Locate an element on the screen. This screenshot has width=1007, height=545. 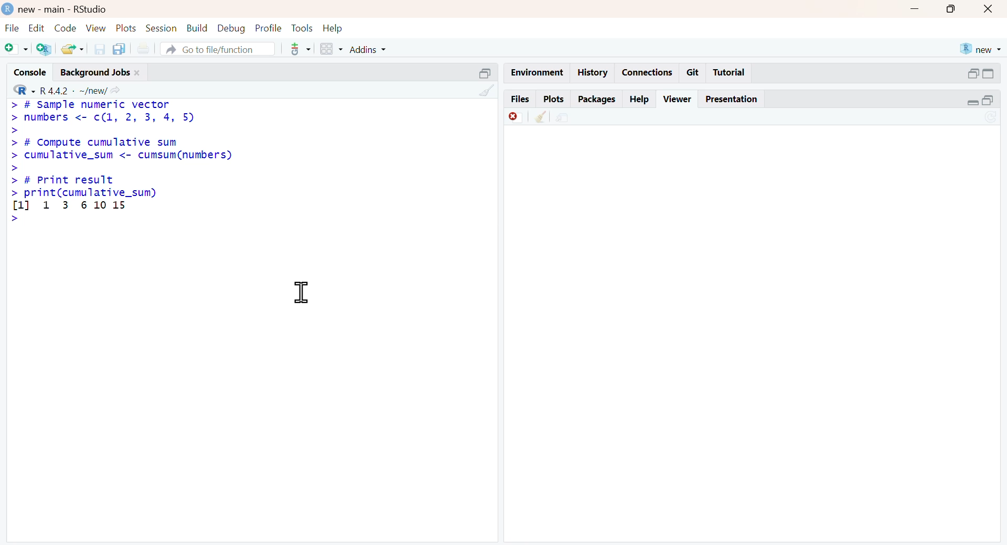
History is located at coordinates (593, 72).